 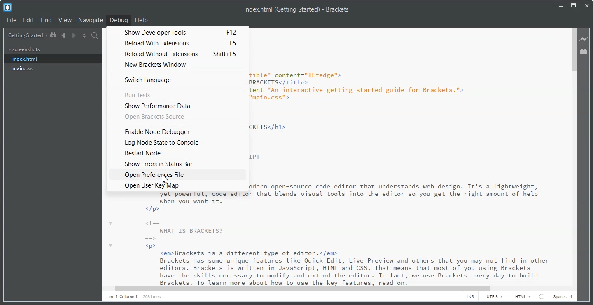 What do you see at coordinates (176, 94) in the screenshot?
I see `Run Tests` at bounding box center [176, 94].